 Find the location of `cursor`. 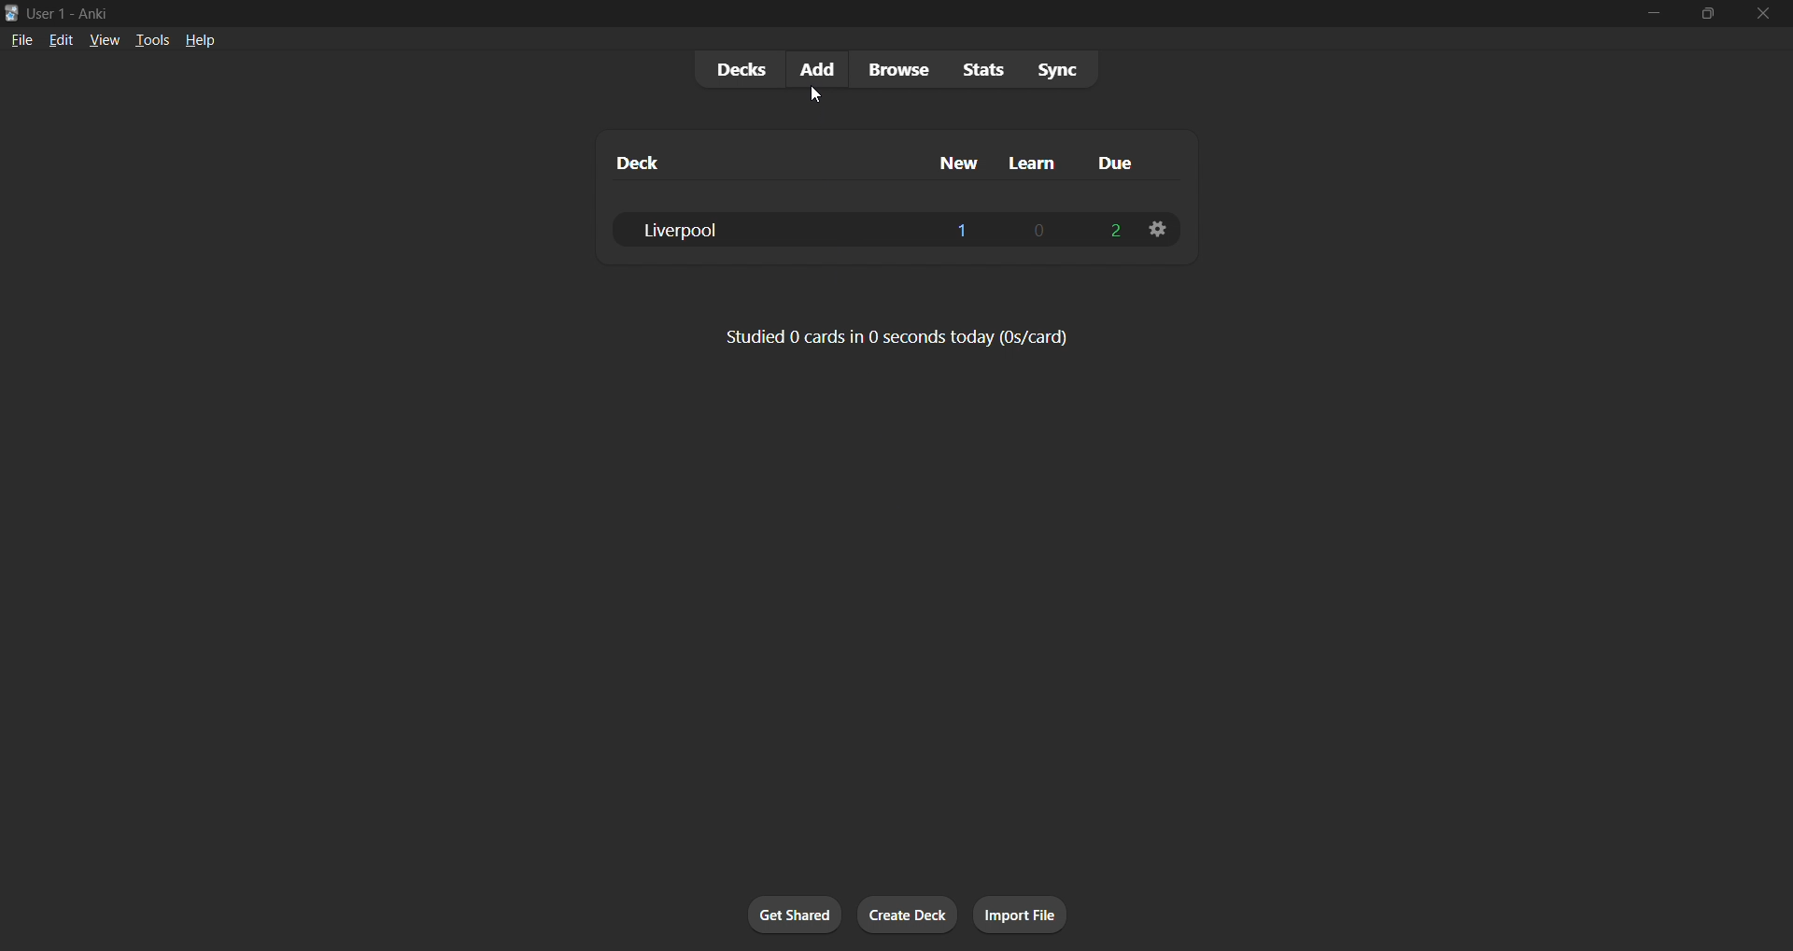

cursor is located at coordinates (820, 94).